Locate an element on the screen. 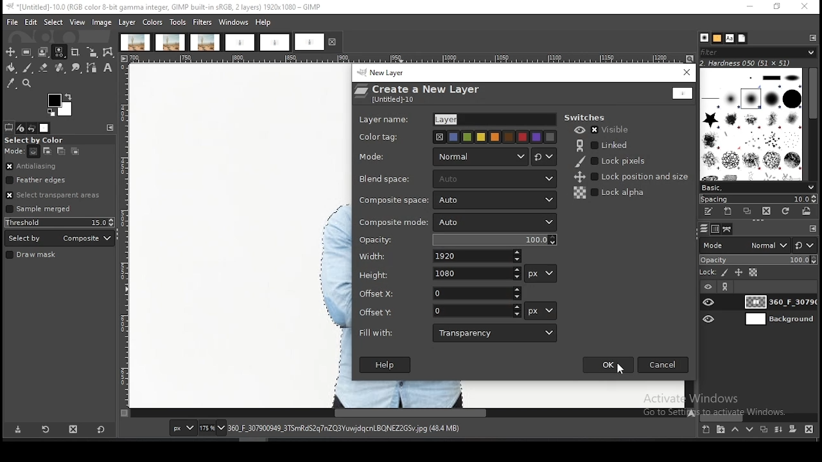 Image resolution: width=822 pixels, height=462 pixels. image is located at coordinates (101, 23).